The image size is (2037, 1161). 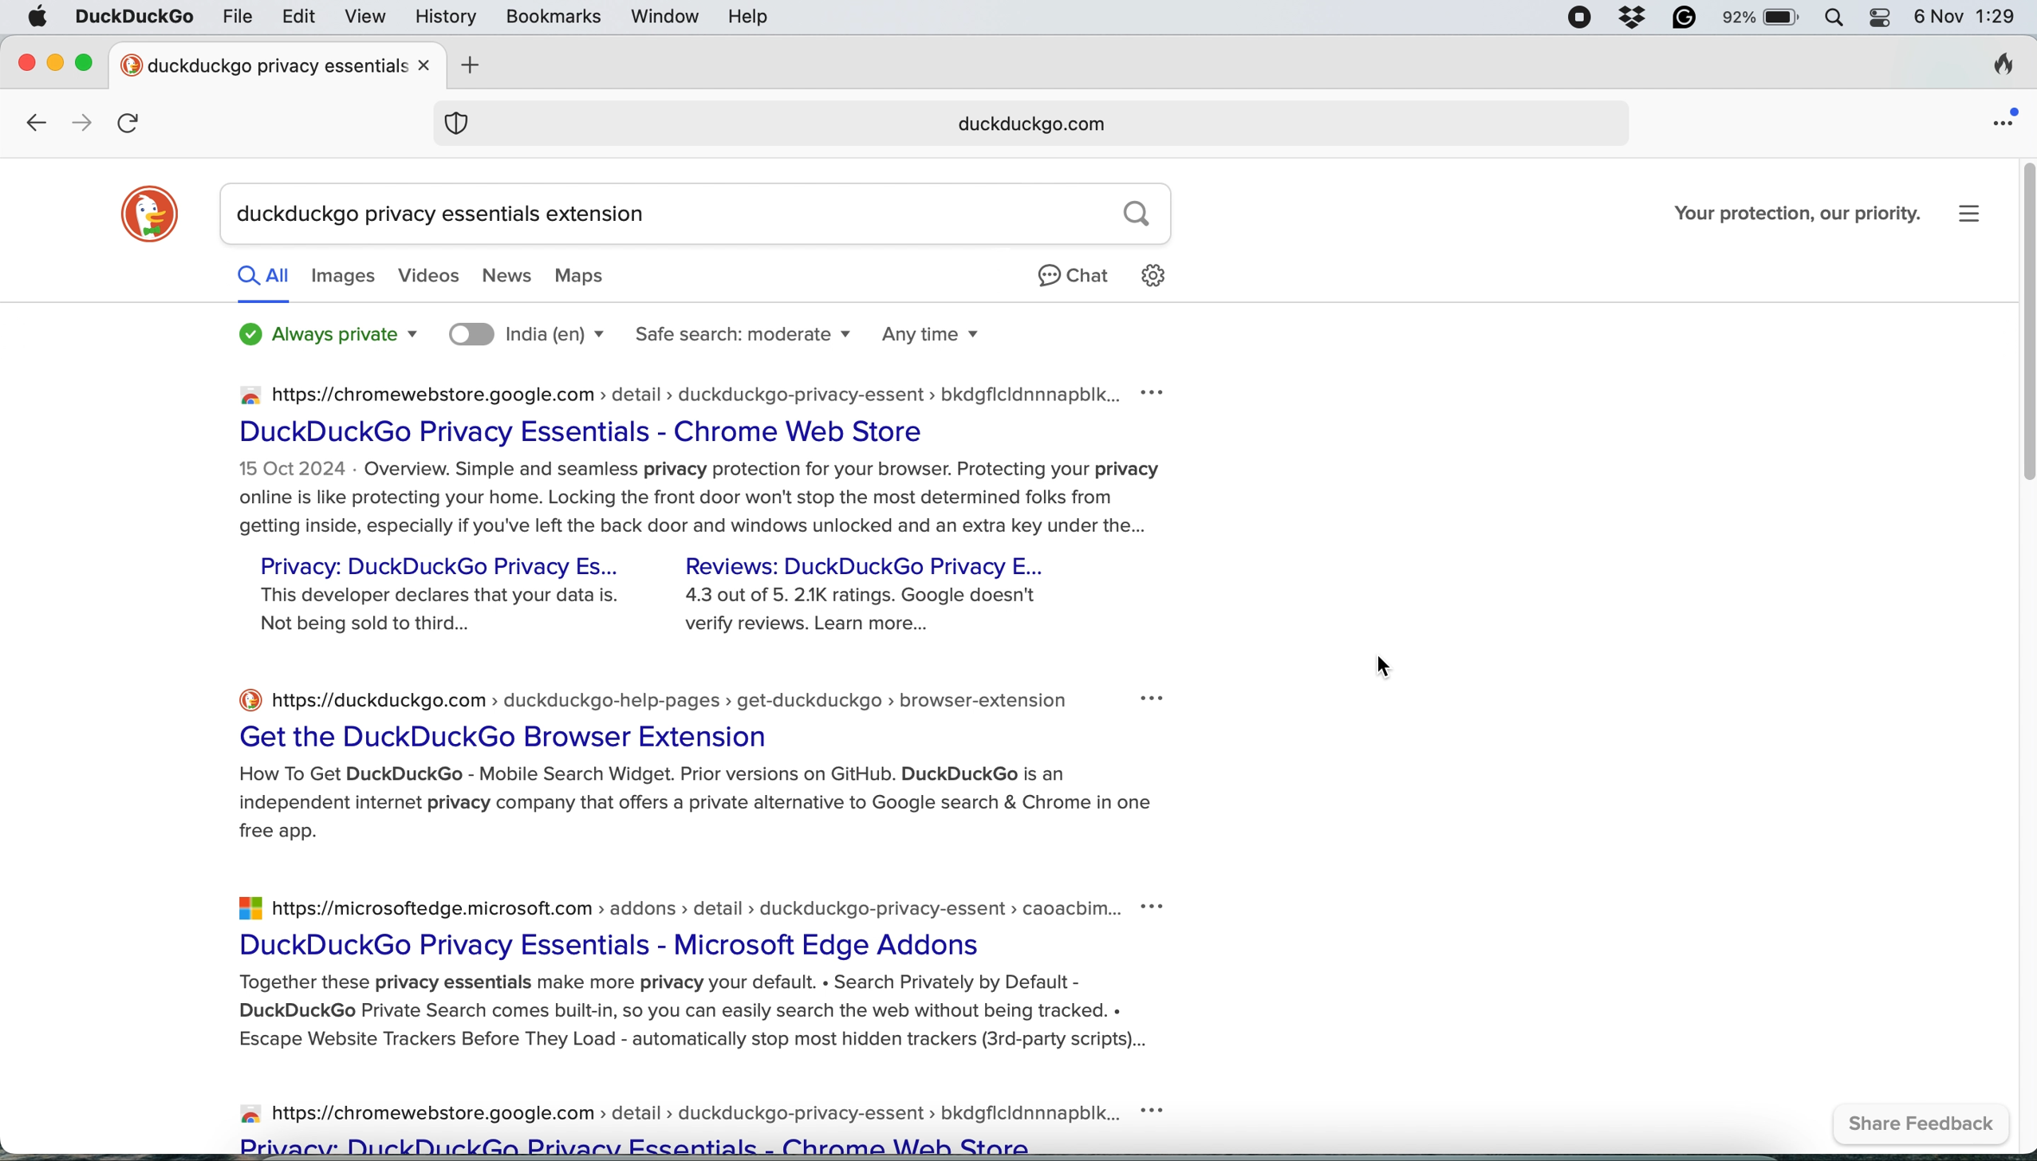 I want to click on close, so click(x=27, y=61).